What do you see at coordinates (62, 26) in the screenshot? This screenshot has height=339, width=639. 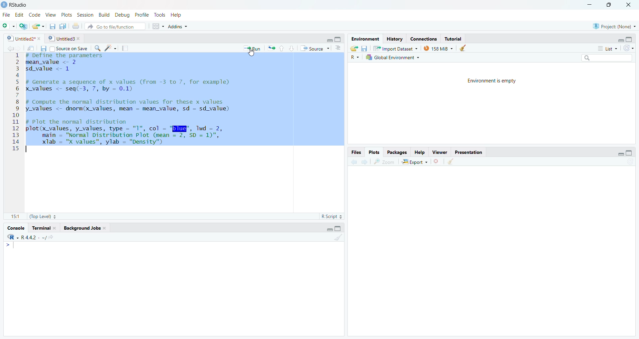 I see `save all documents` at bounding box center [62, 26].